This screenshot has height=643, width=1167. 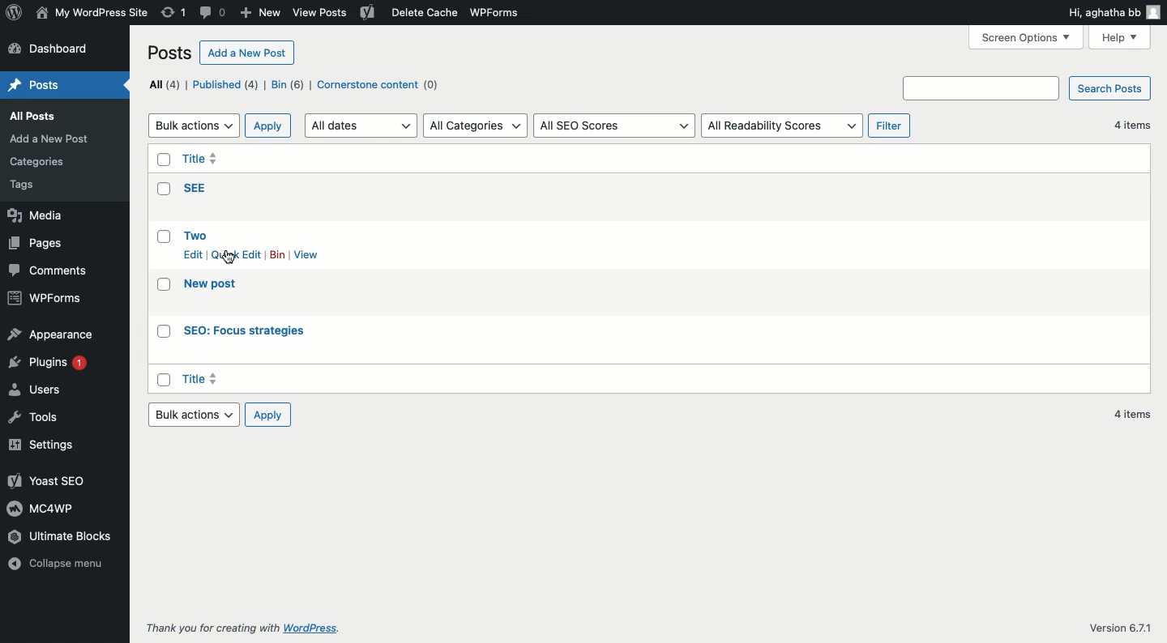 What do you see at coordinates (38, 217) in the screenshot?
I see `Media` at bounding box center [38, 217].